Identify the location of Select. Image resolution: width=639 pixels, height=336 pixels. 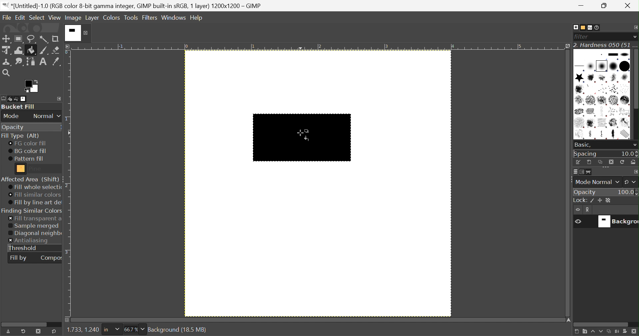
(37, 17).